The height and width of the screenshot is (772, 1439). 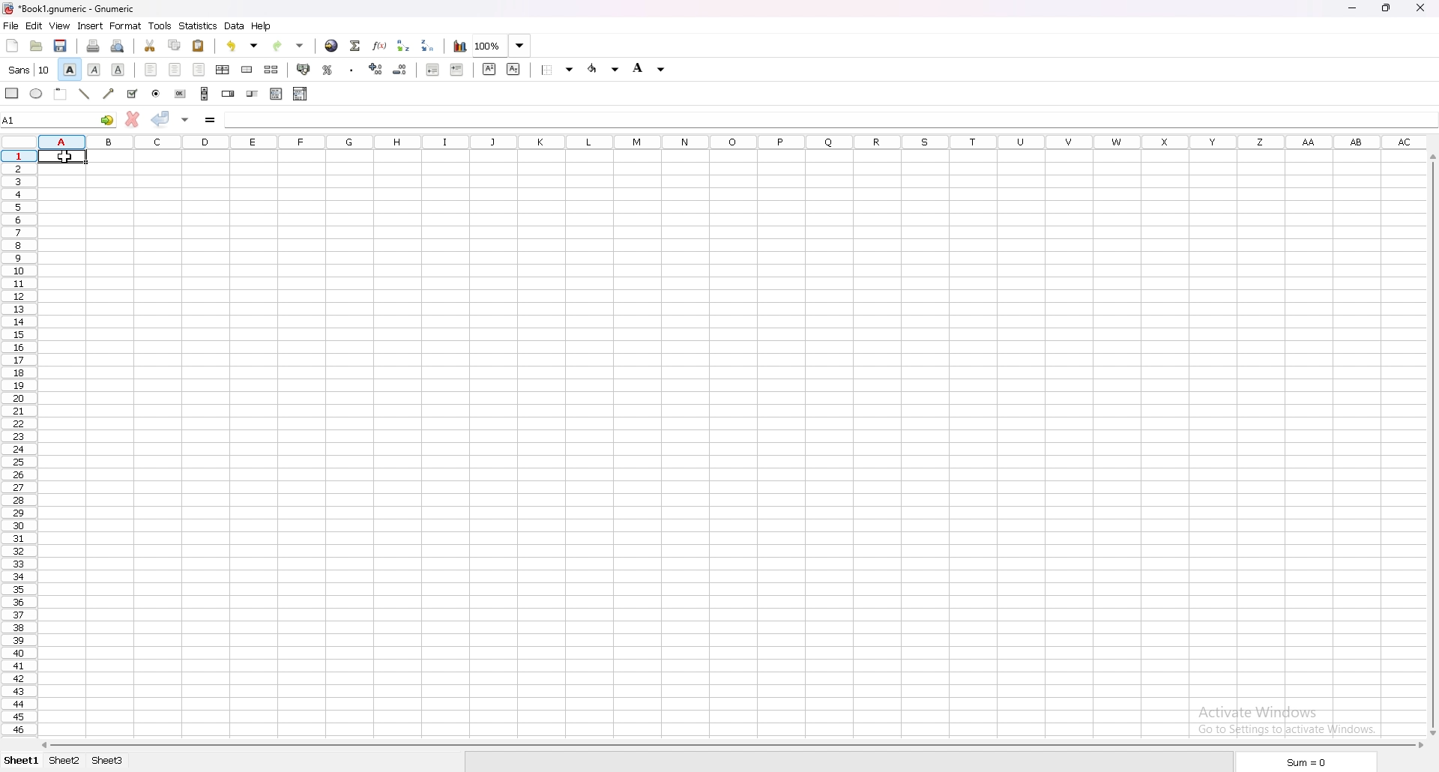 I want to click on foreground, so click(x=648, y=68).